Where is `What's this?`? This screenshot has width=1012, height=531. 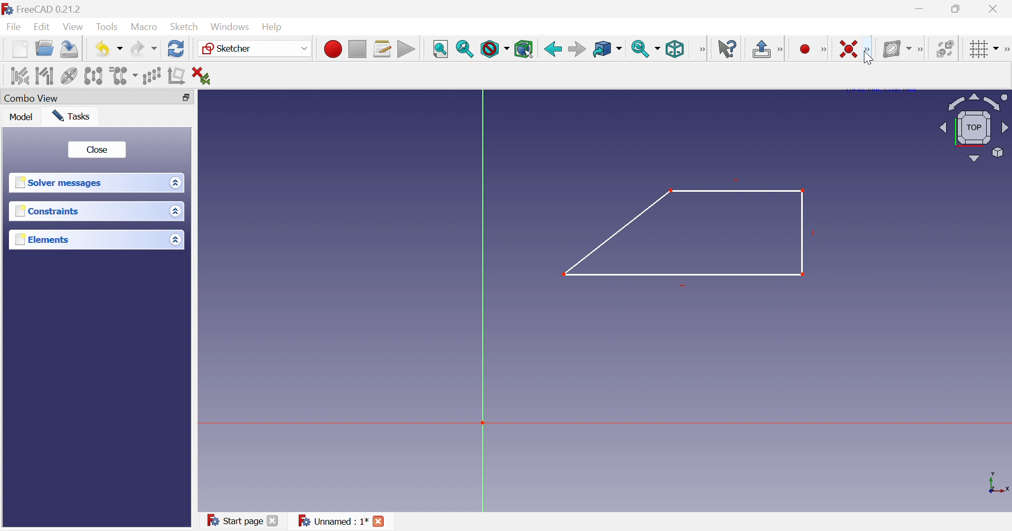 What's this? is located at coordinates (727, 48).